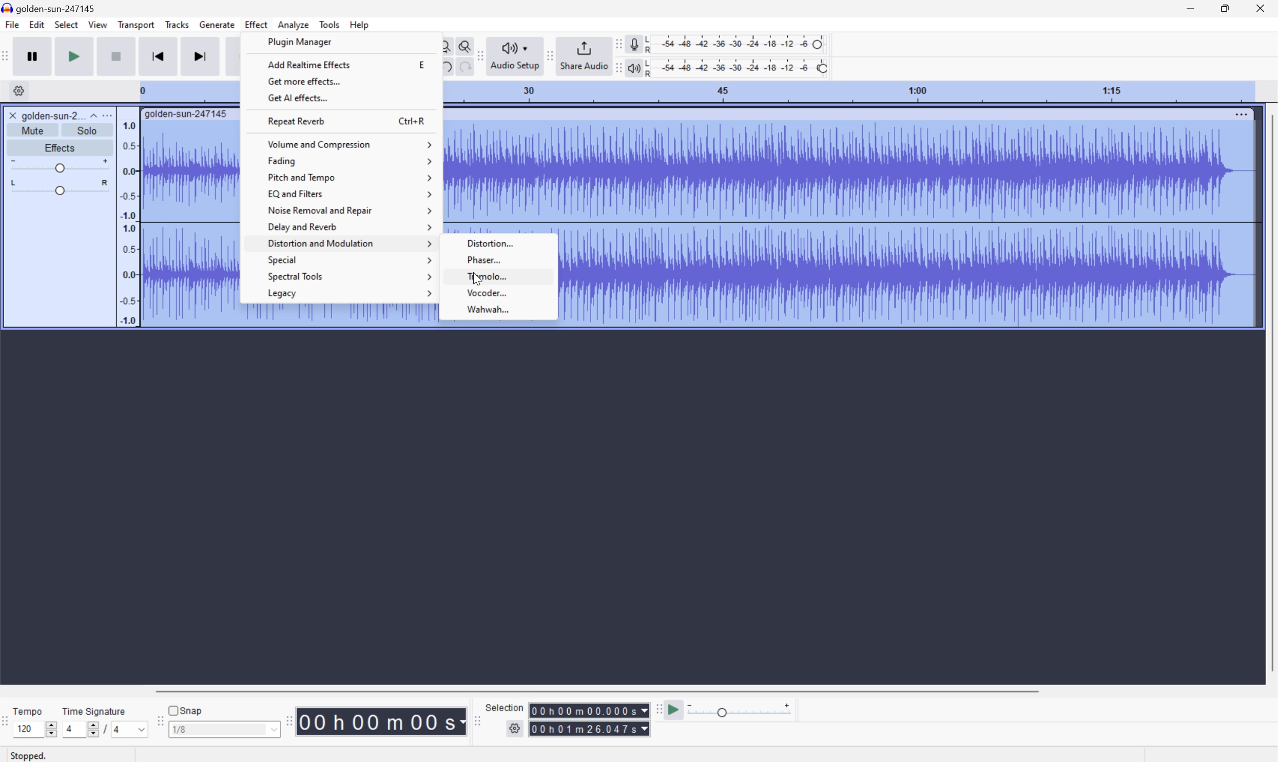  Describe the element at coordinates (87, 130) in the screenshot. I see `Solo` at that location.